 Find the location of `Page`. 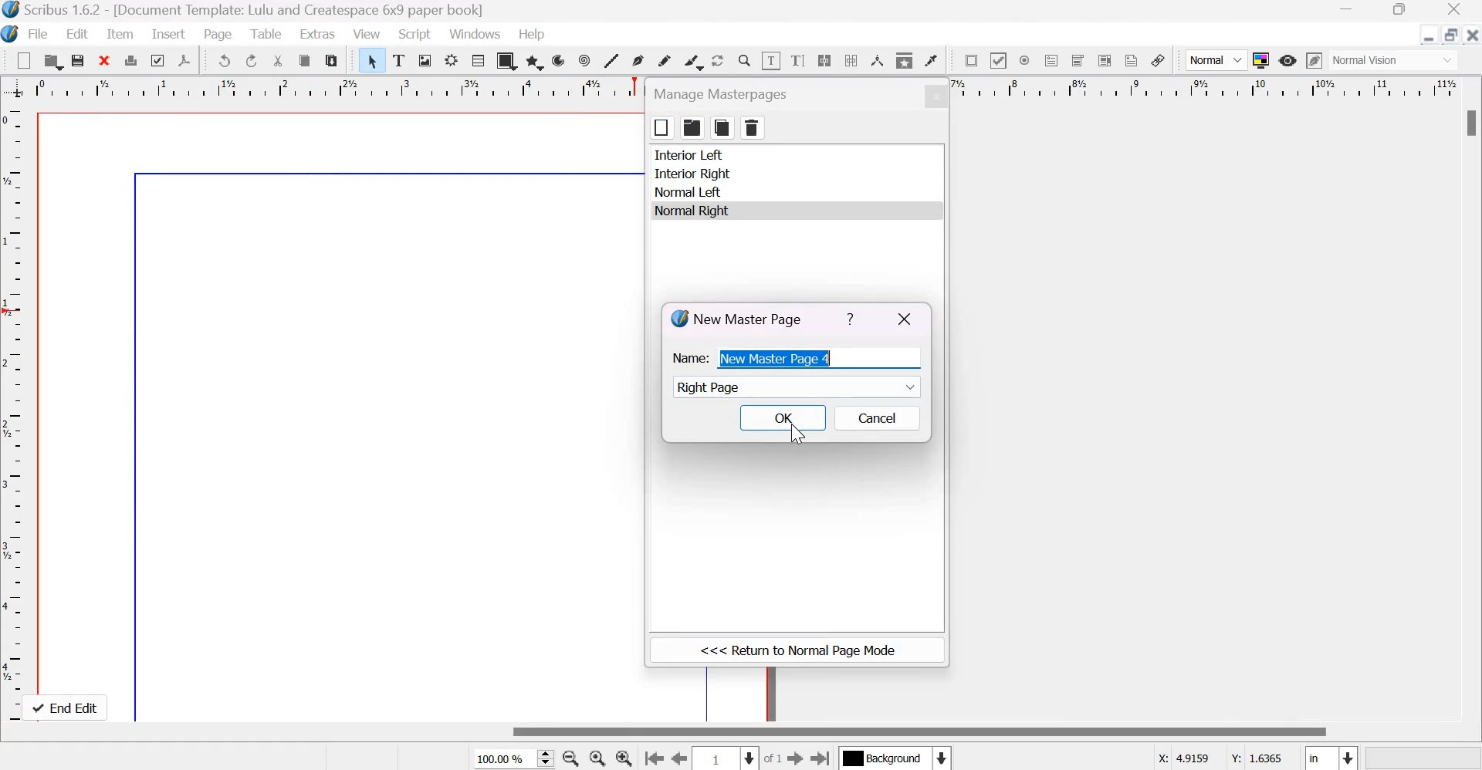

Page is located at coordinates (218, 35).